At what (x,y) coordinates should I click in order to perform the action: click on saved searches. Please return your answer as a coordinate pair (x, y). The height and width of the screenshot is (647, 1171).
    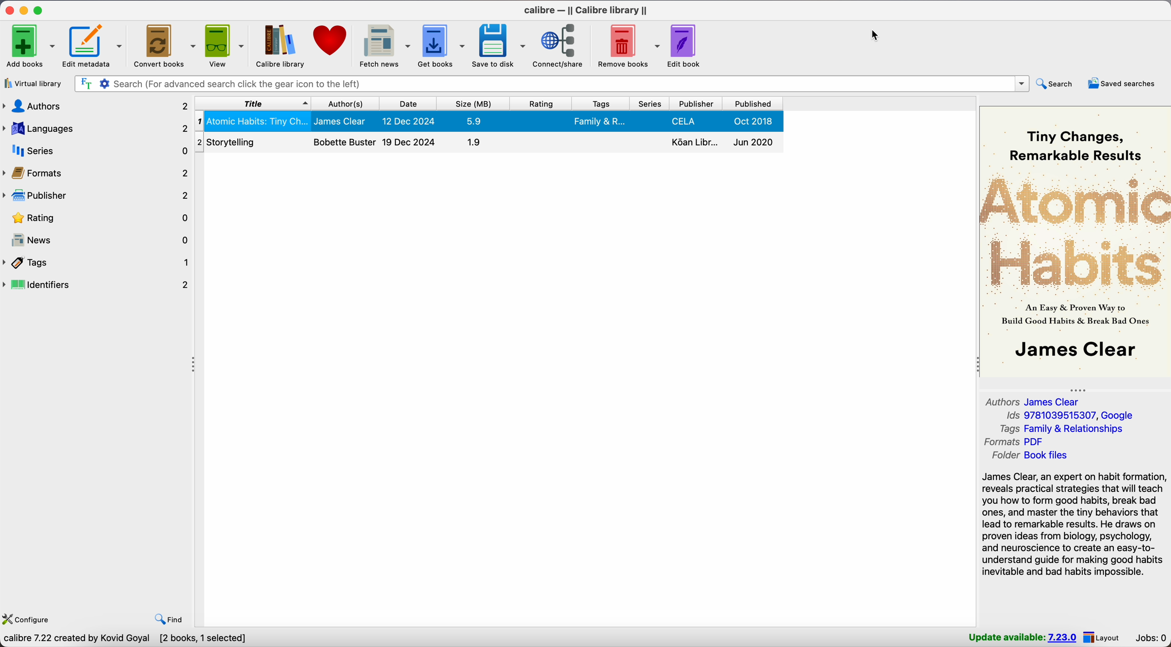
    Looking at the image, I should click on (1123, 84).